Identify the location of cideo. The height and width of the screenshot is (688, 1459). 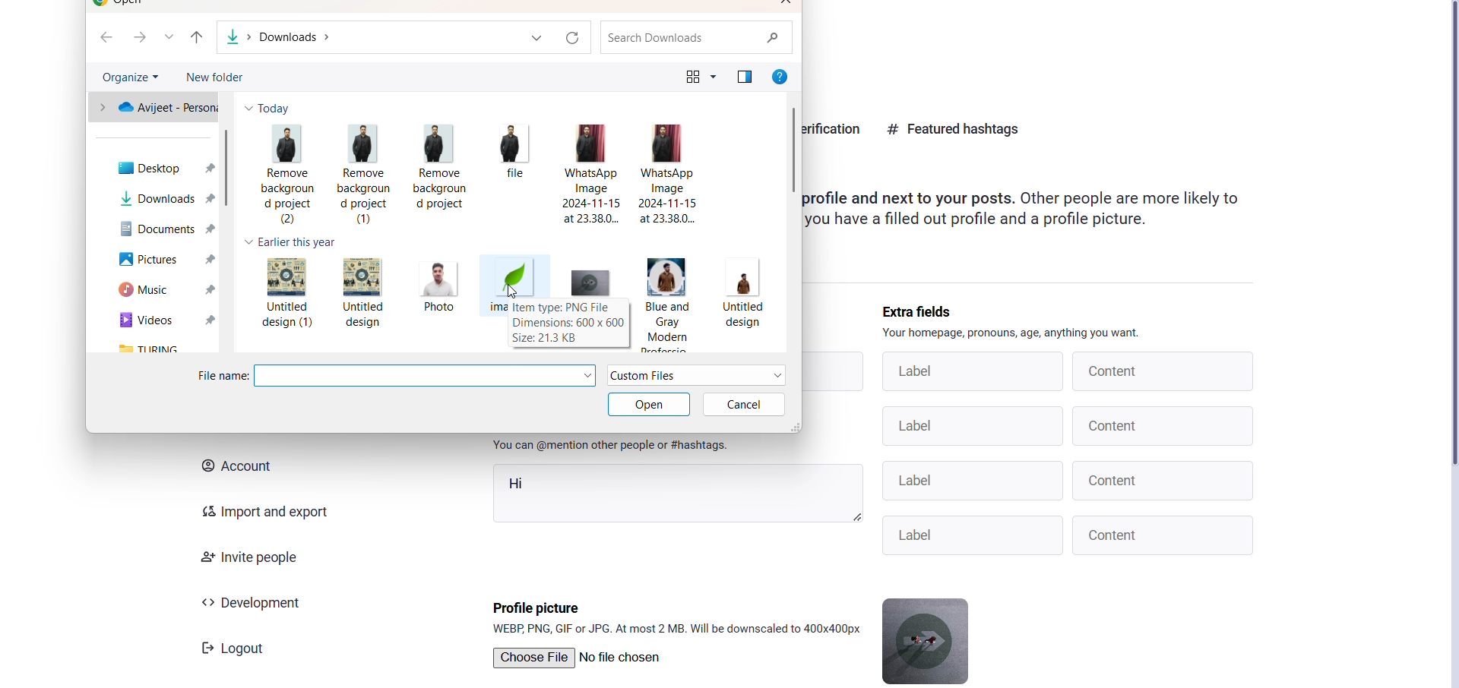
(168, 321).